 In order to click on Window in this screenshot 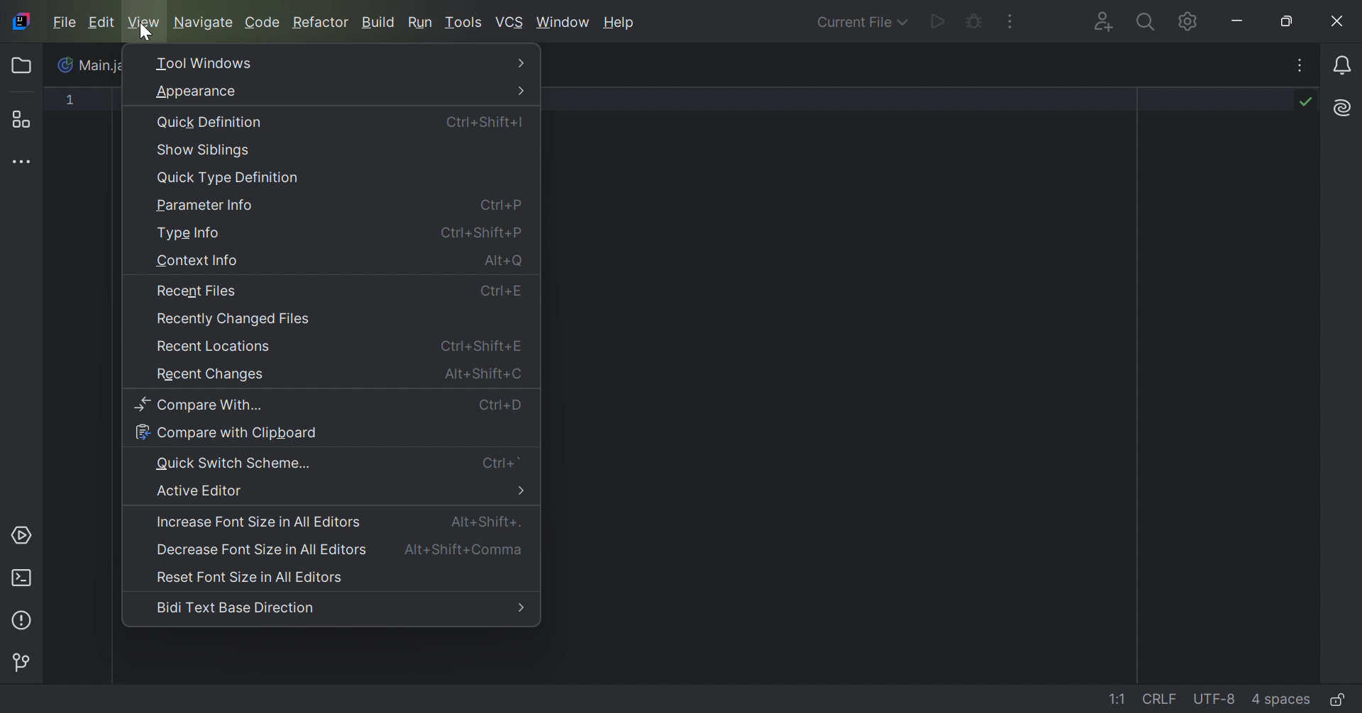, I will do `click(565, 21)`.